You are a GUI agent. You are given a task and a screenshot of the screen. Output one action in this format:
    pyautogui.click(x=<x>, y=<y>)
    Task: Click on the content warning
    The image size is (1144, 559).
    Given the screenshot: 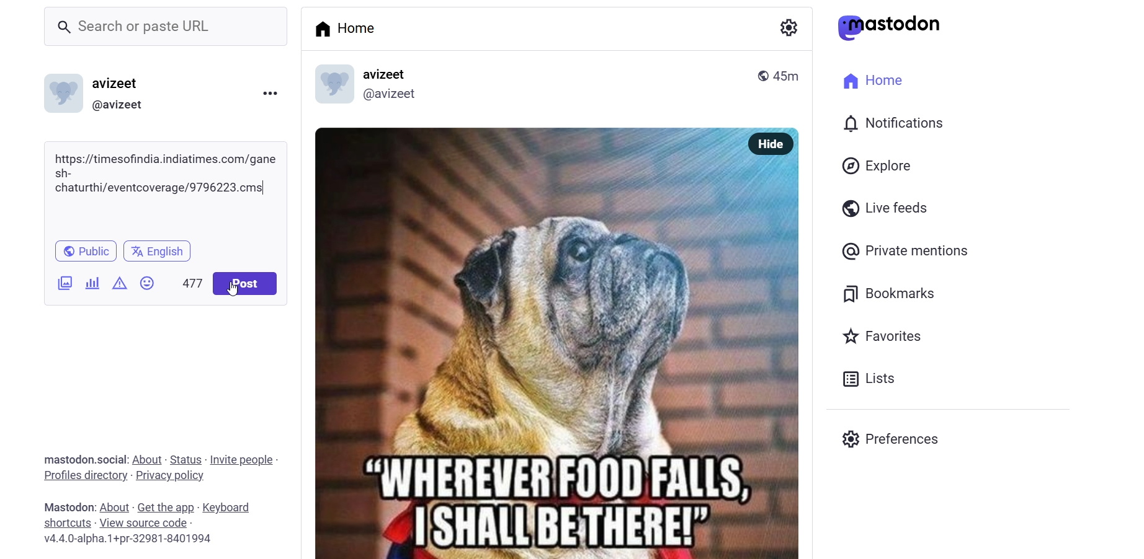 What is the action you would take?
    pyautogui.click(x=118, y=284)
    